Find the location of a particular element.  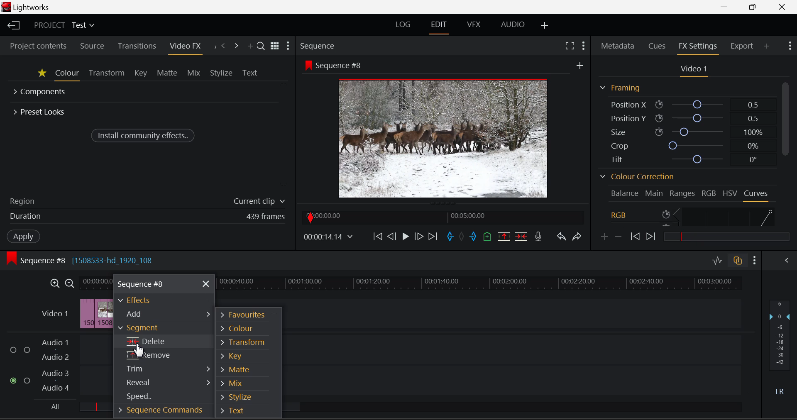

Sequence Preview Section is located at coordinates (318, 46).